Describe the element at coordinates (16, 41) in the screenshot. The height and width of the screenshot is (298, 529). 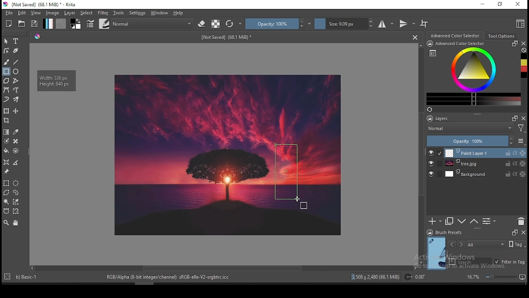
I see `text tool` at that location.